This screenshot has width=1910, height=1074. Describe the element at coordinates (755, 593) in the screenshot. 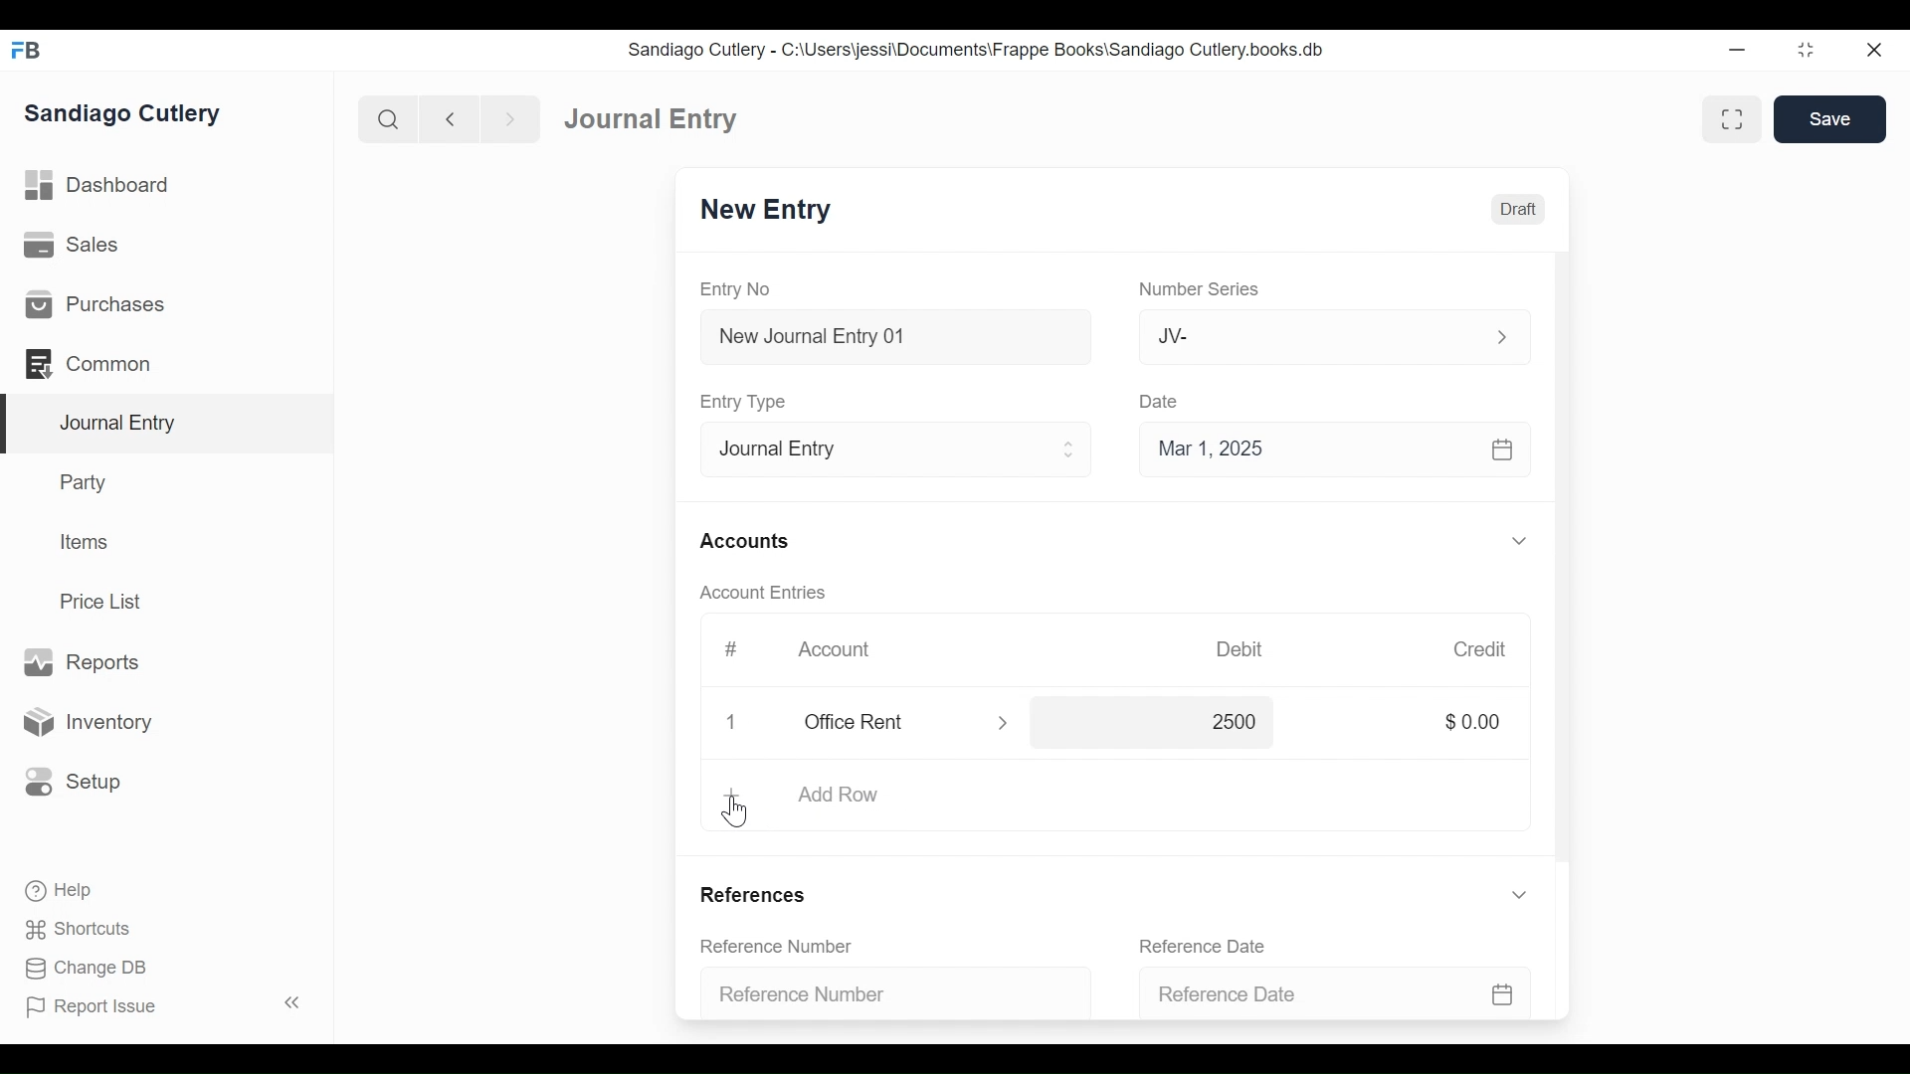

I see `Account Entries` at that location.